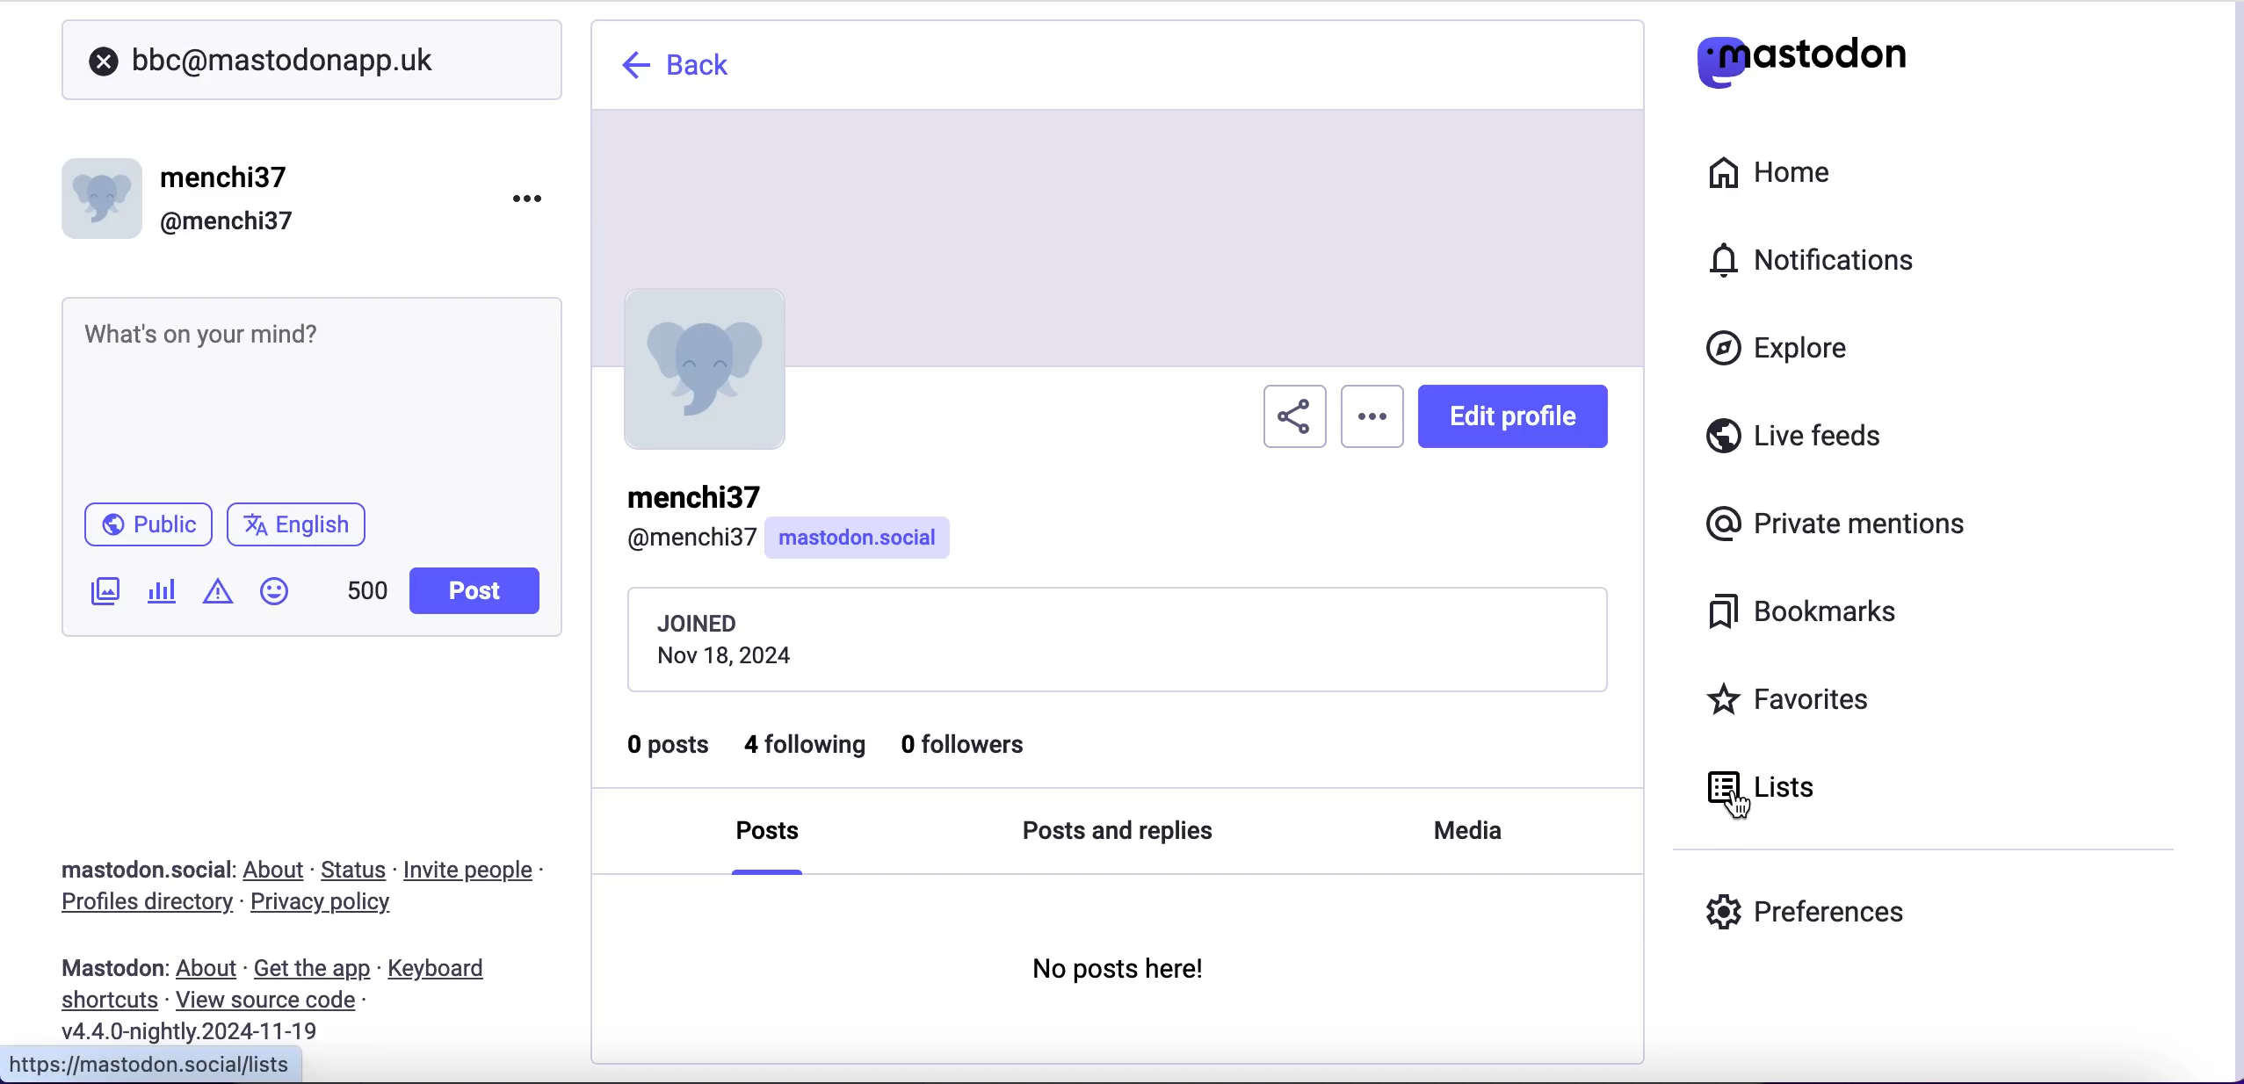  I want to click on user name, so click(790, 519).